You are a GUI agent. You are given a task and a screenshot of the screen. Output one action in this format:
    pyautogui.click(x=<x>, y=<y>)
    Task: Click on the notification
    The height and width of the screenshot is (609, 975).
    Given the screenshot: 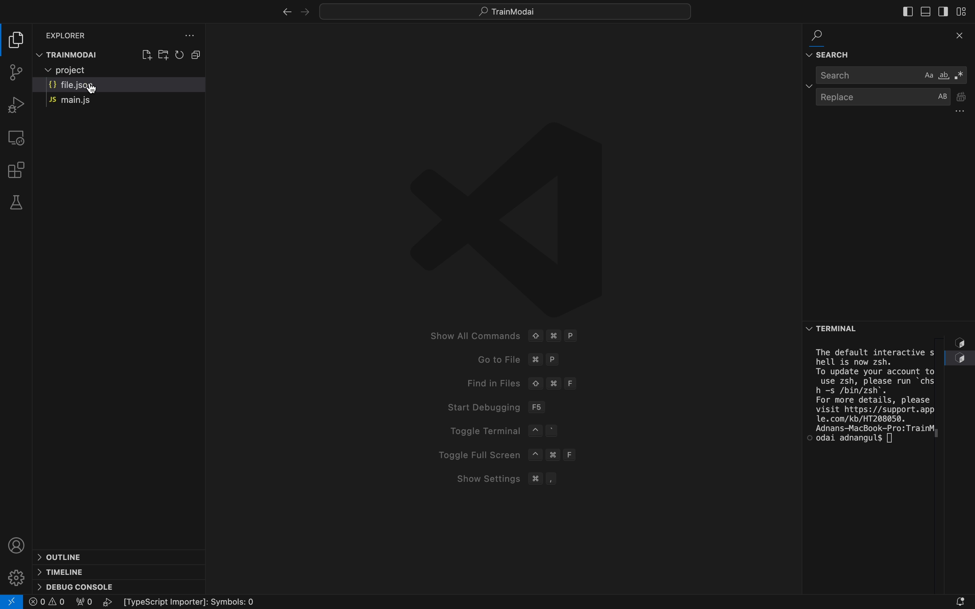 What is the action you would take?
    pyautogui.click(x=947, y=598)
    